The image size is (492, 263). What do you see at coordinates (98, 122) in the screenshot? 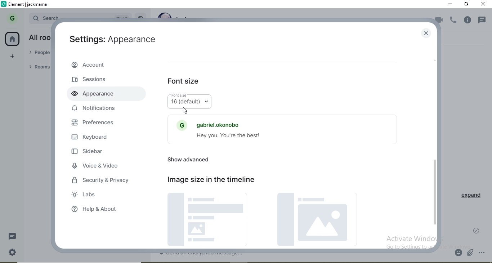
I see `preferences` at bounding box center [98, 122].